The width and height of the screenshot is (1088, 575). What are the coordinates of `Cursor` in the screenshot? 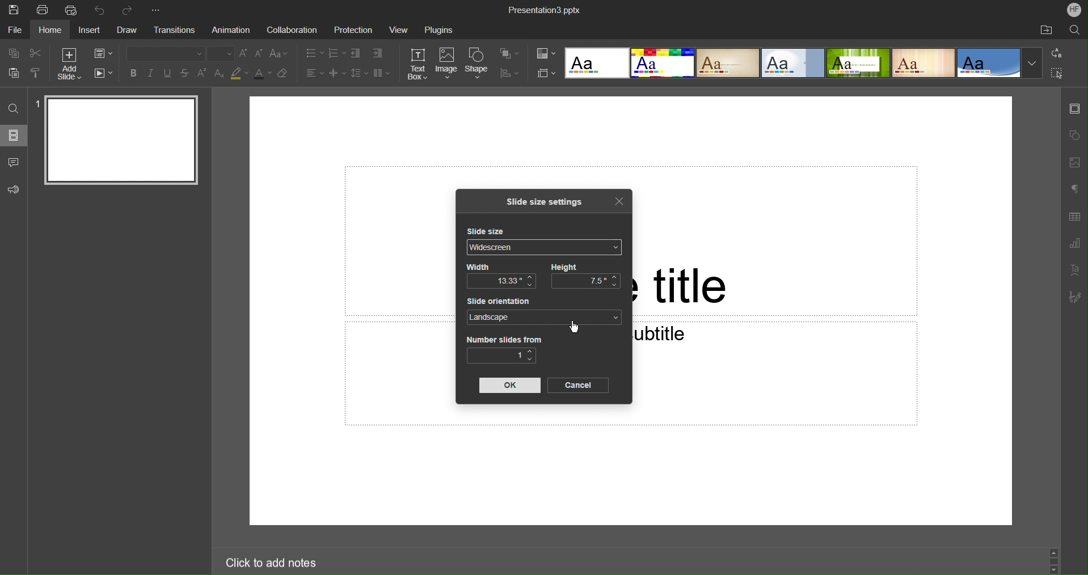 It's located at (575, 327).